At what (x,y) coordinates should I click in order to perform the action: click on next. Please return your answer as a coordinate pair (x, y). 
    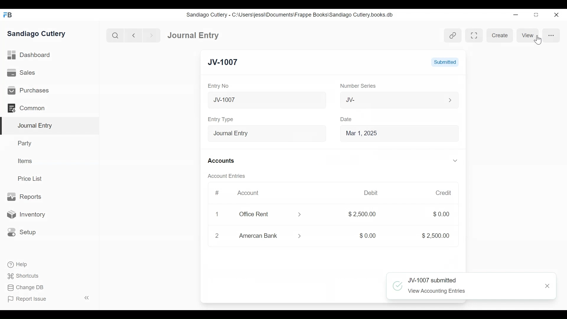
    Looking at the image, I should click on (149, 35).